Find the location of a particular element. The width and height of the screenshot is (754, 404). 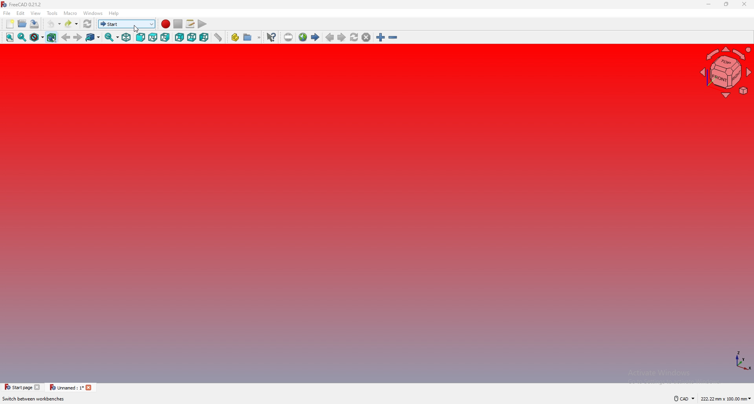

set url is located at coordinates (288, 37).